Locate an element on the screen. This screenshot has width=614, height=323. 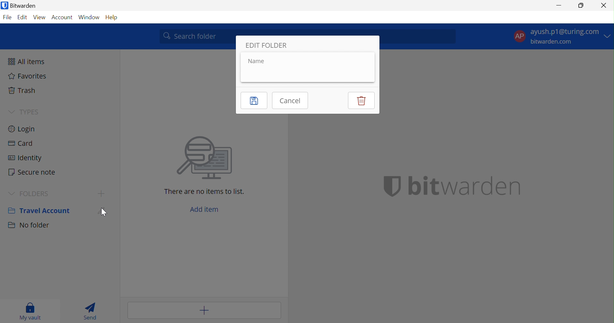
Close is located at coordinates (604, 5).